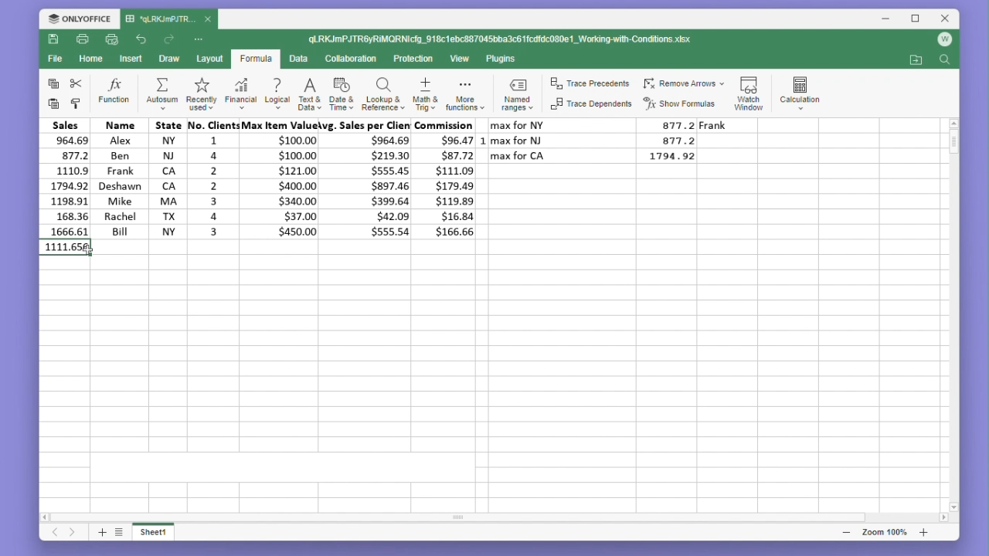 The width and height of the screenshot is (989, 556). What do you see at coordinates (123, 533) in the screenshot?
I see `List of sheets` at bounding box center [123, 533].